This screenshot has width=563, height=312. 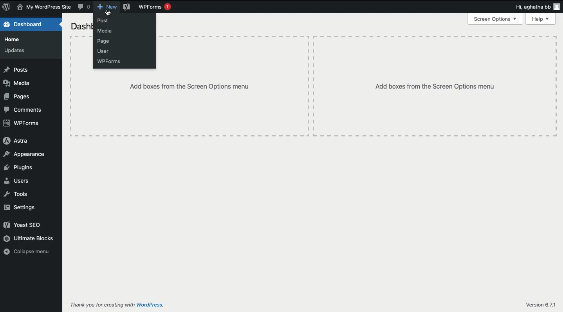 What do you see at coordinates (110, 61) in the screenshot?
I see `WPForms` at bounding box center [110, 61].